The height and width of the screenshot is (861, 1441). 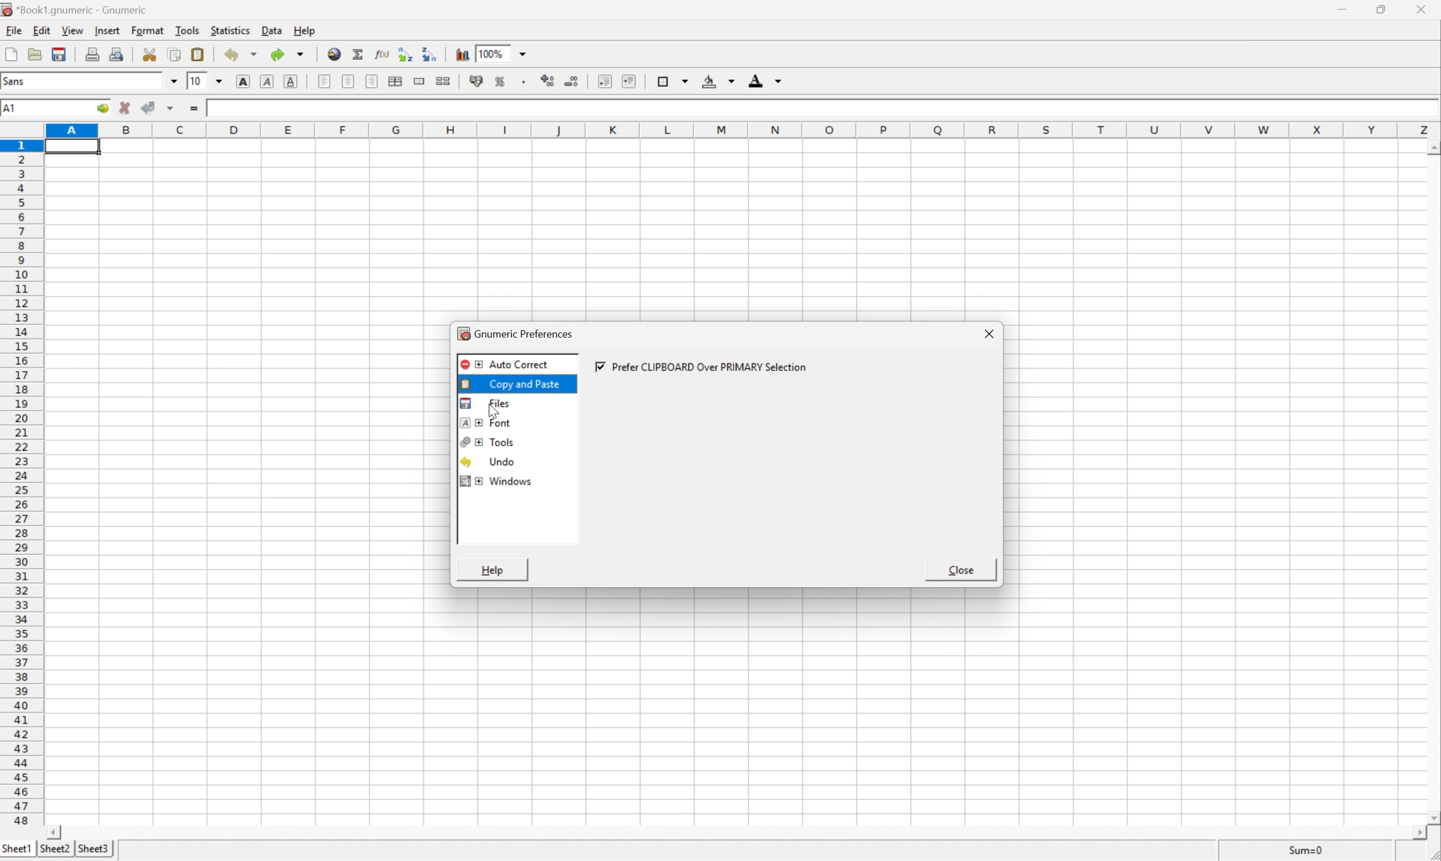 I want to click on new, so click(x=11, y=54).